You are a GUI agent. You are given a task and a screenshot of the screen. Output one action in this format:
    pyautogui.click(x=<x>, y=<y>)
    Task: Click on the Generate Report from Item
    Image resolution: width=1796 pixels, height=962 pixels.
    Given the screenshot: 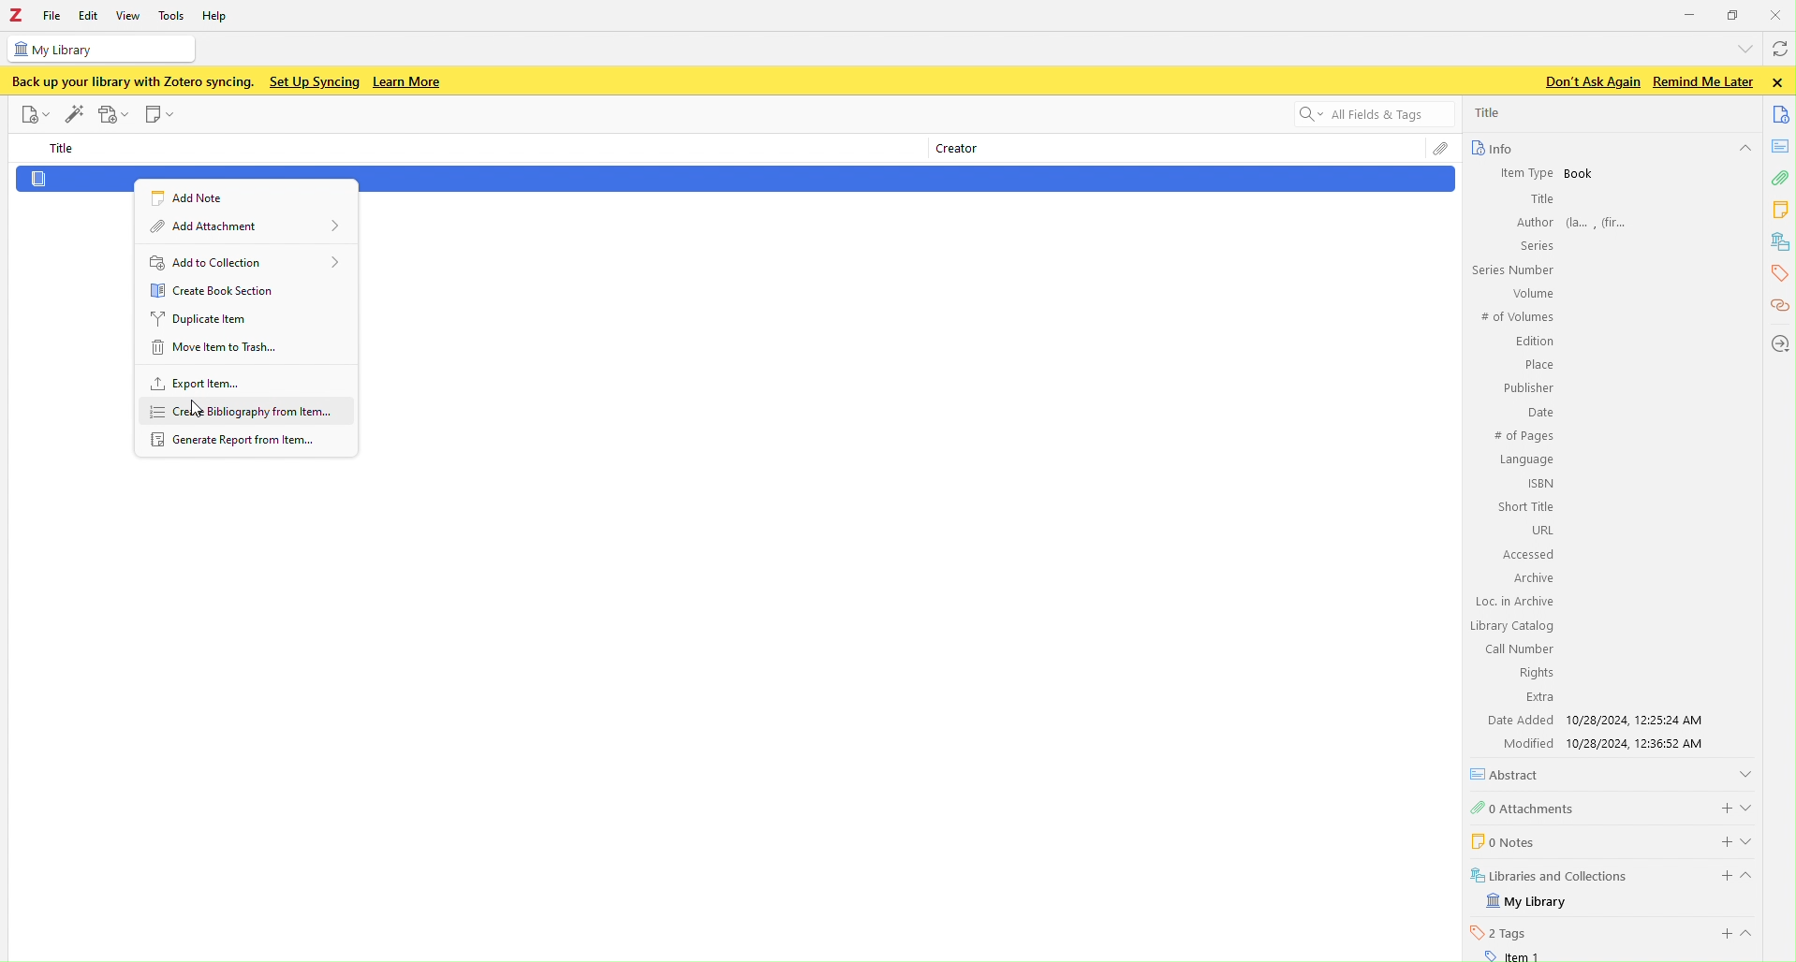 What is the action you would take?
    pyautogui.click(x=233, y=441)
    